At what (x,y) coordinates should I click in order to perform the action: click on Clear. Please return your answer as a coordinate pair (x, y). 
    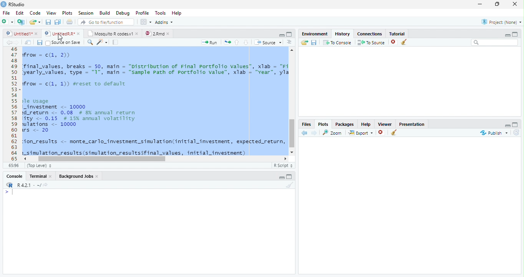
    Looking at the image, I should click on (394, 133).